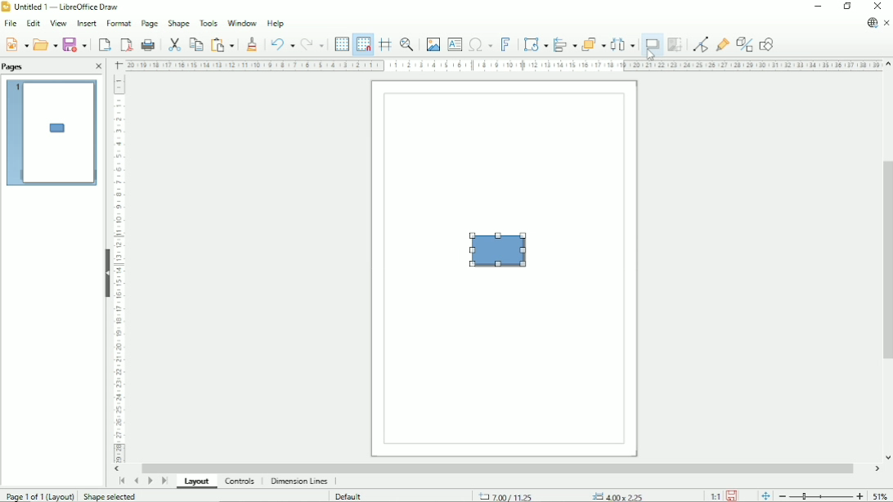 This screenshot has width=893, height=502. I want to click on Show draw functions, so click(767, 43).